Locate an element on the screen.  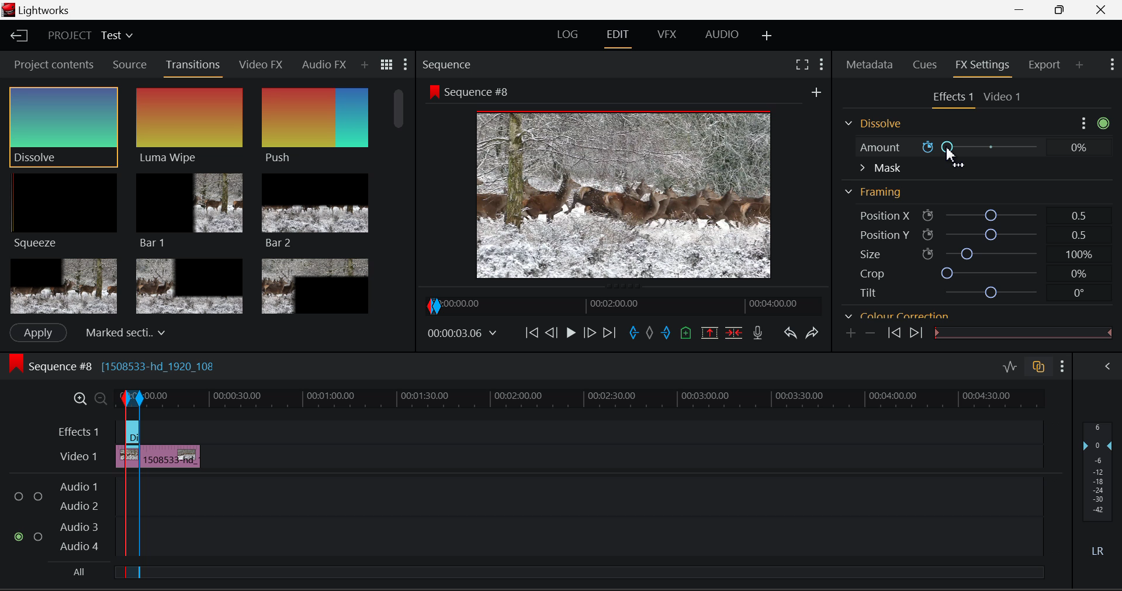
Size is located at coordinates (970, 254).